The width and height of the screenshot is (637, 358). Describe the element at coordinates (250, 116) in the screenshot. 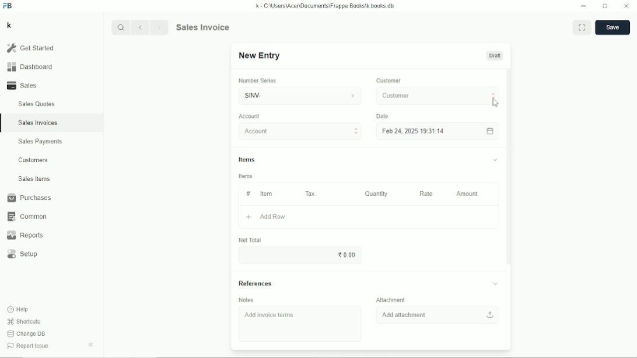

I see `Account` at that location.